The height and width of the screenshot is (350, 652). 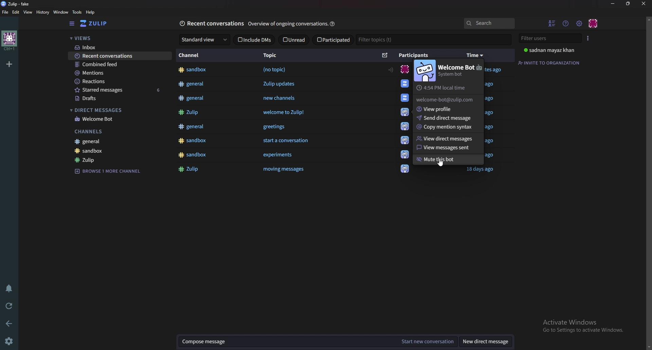 What do you see at coordinates (579, 23) in the screenshot?
I see `Main menu` at bounding box center [579, 23].